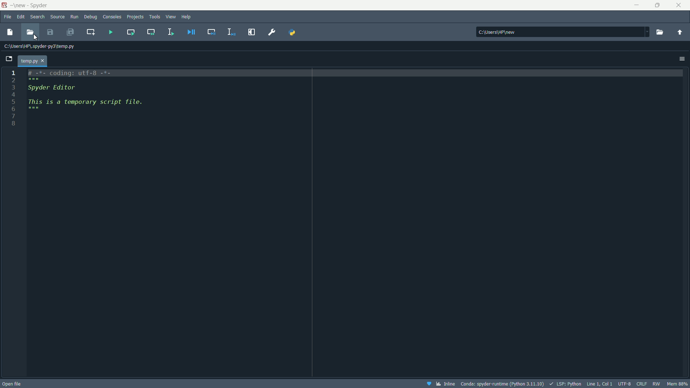  What do you see at coordinates (75, 17) in the screenshot?
I see `Run menu` at bounding box center [75, 17].